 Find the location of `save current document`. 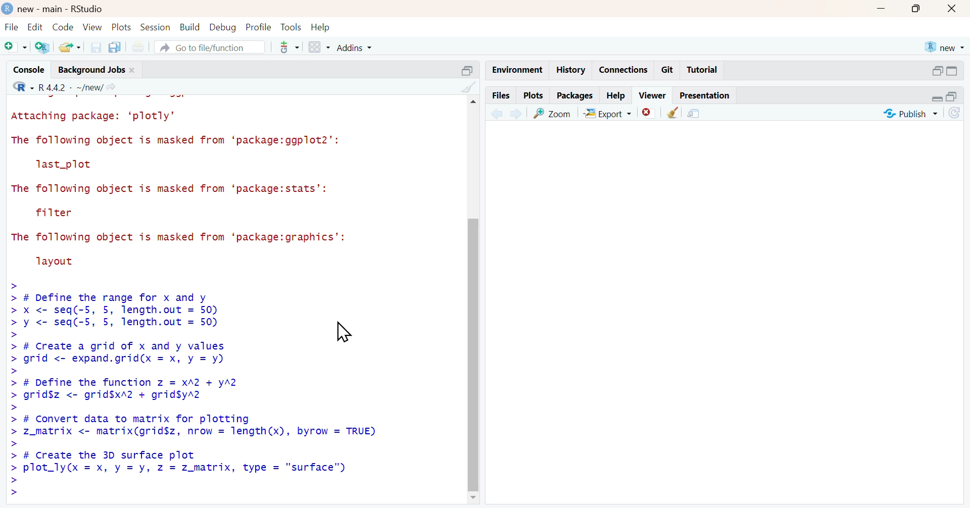

save current document is located at coordinates (95, 47).